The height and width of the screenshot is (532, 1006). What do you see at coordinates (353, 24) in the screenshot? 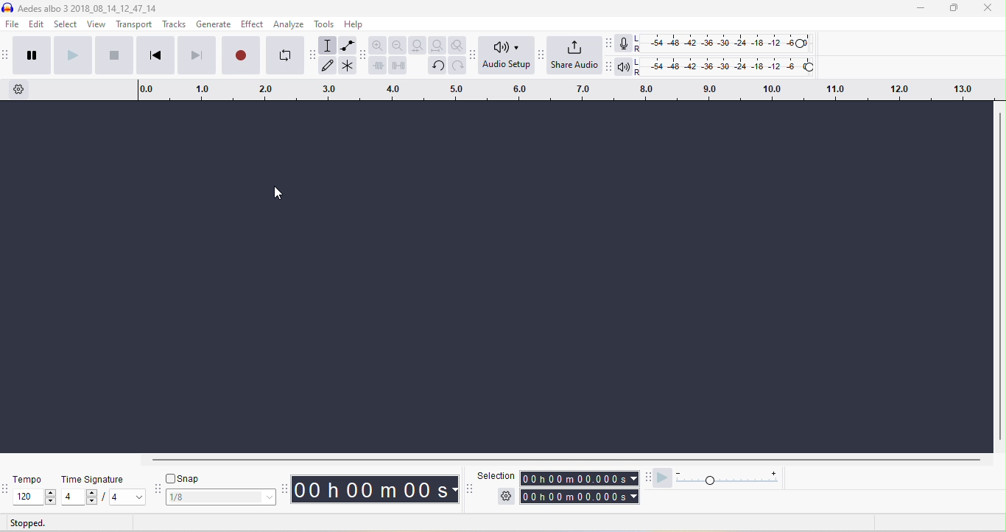
I see `help` at bounding box center [353, 24].